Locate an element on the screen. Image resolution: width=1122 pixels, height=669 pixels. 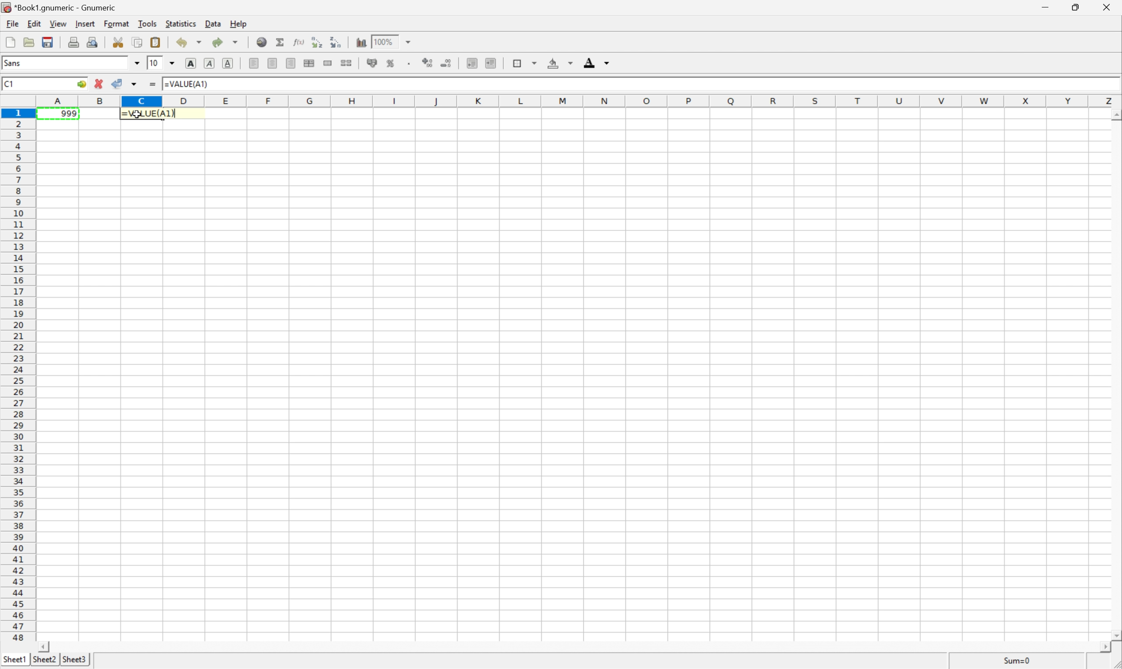
file is located at coordinates (11, 24).